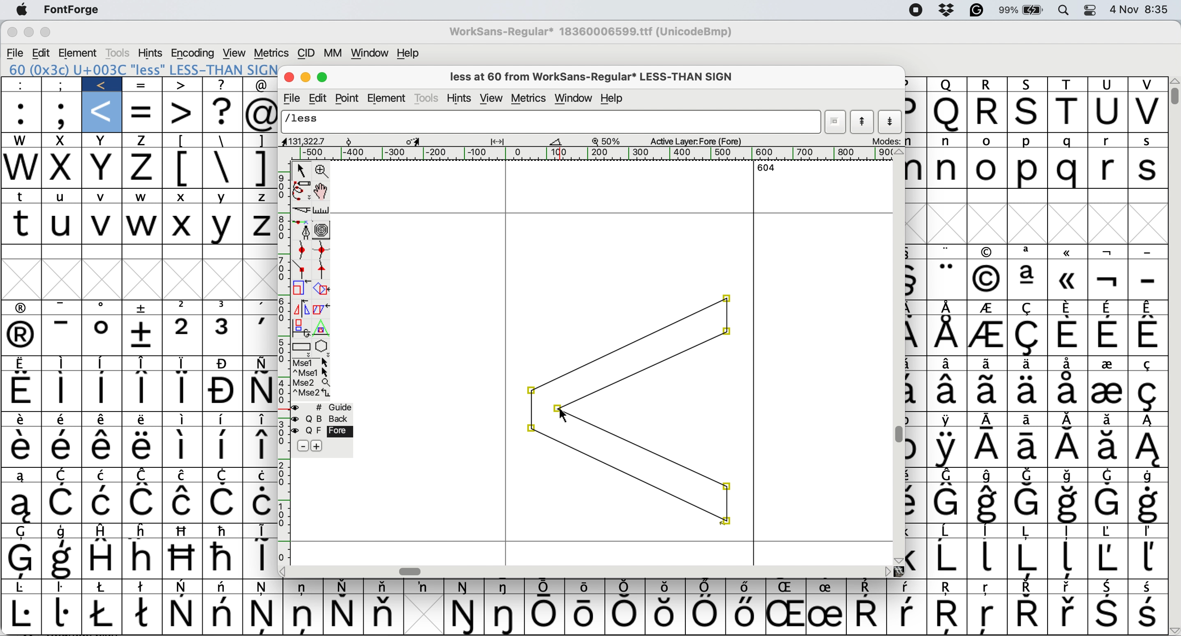 This screenshot has height=636, width=1181. I want to click on n, so click(948, 168).